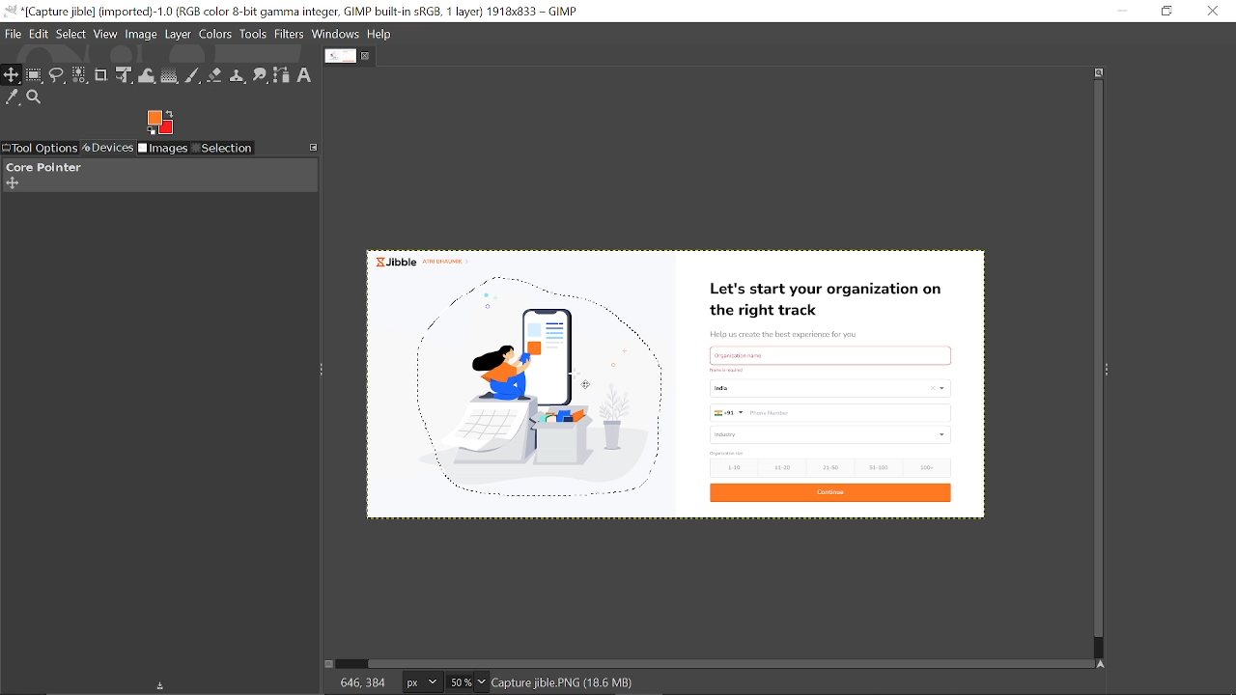 The height and width of the screenshot is (695, 1236). What do you see at coordinates (1095, 74) in the screenshot?
I see `Zoom when window size changes` at bounding box center [1095, 74].